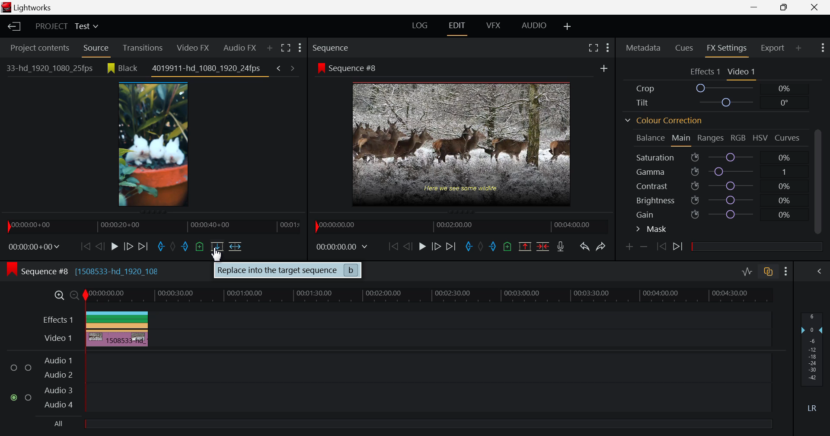 The image size is (830, 436). Describe the element at coordinates (457, 225) in the screenshot. I see `Project Timeline Navigator` at that location.